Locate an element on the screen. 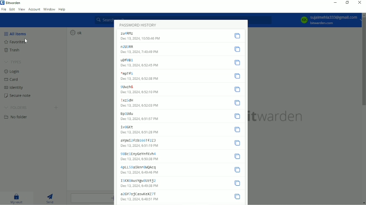 The width and height of the screenshot is (366, 205). Folders is located at coordinates (16, 108).